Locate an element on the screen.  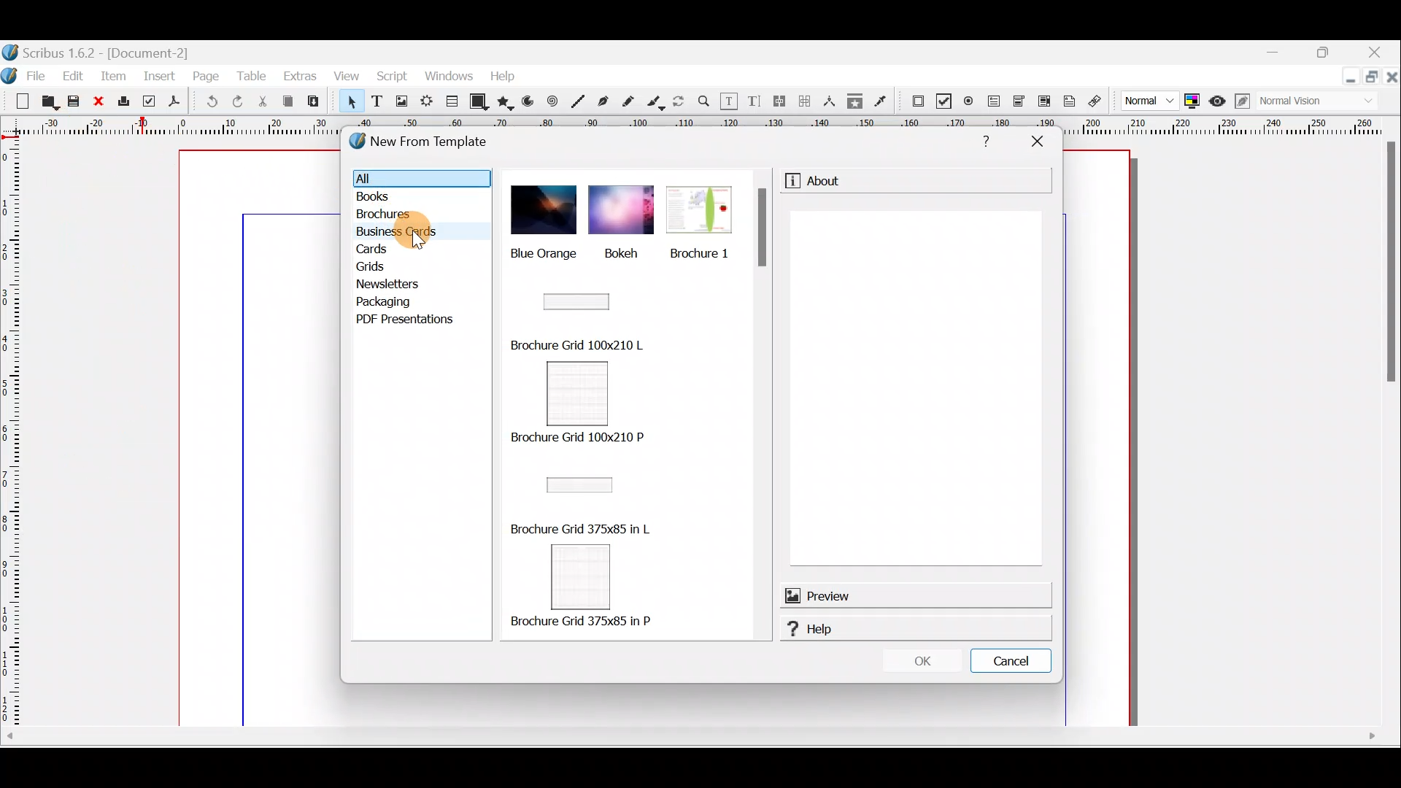
Extras is located at coordinates (299, 74).